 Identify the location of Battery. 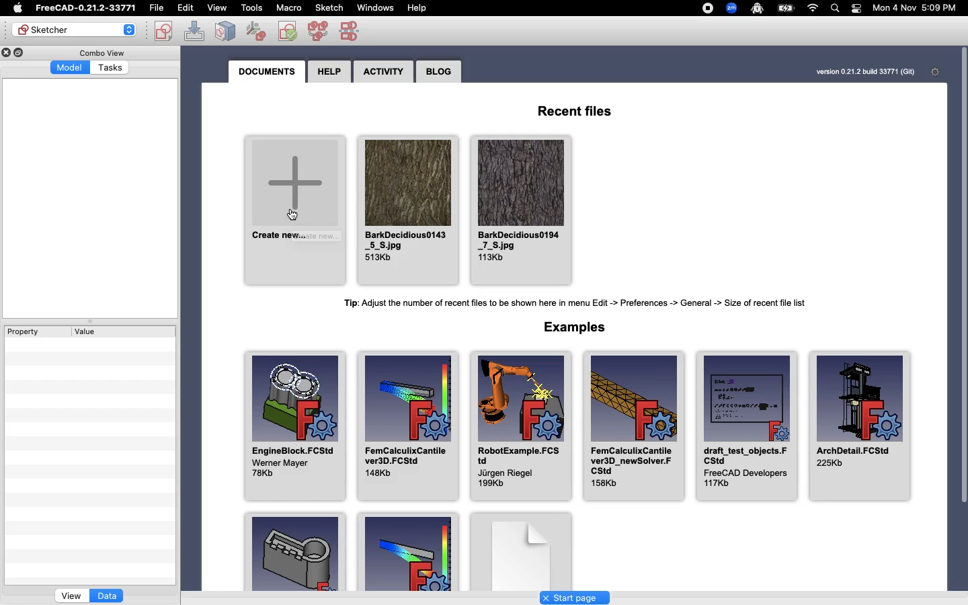
(785, 9).